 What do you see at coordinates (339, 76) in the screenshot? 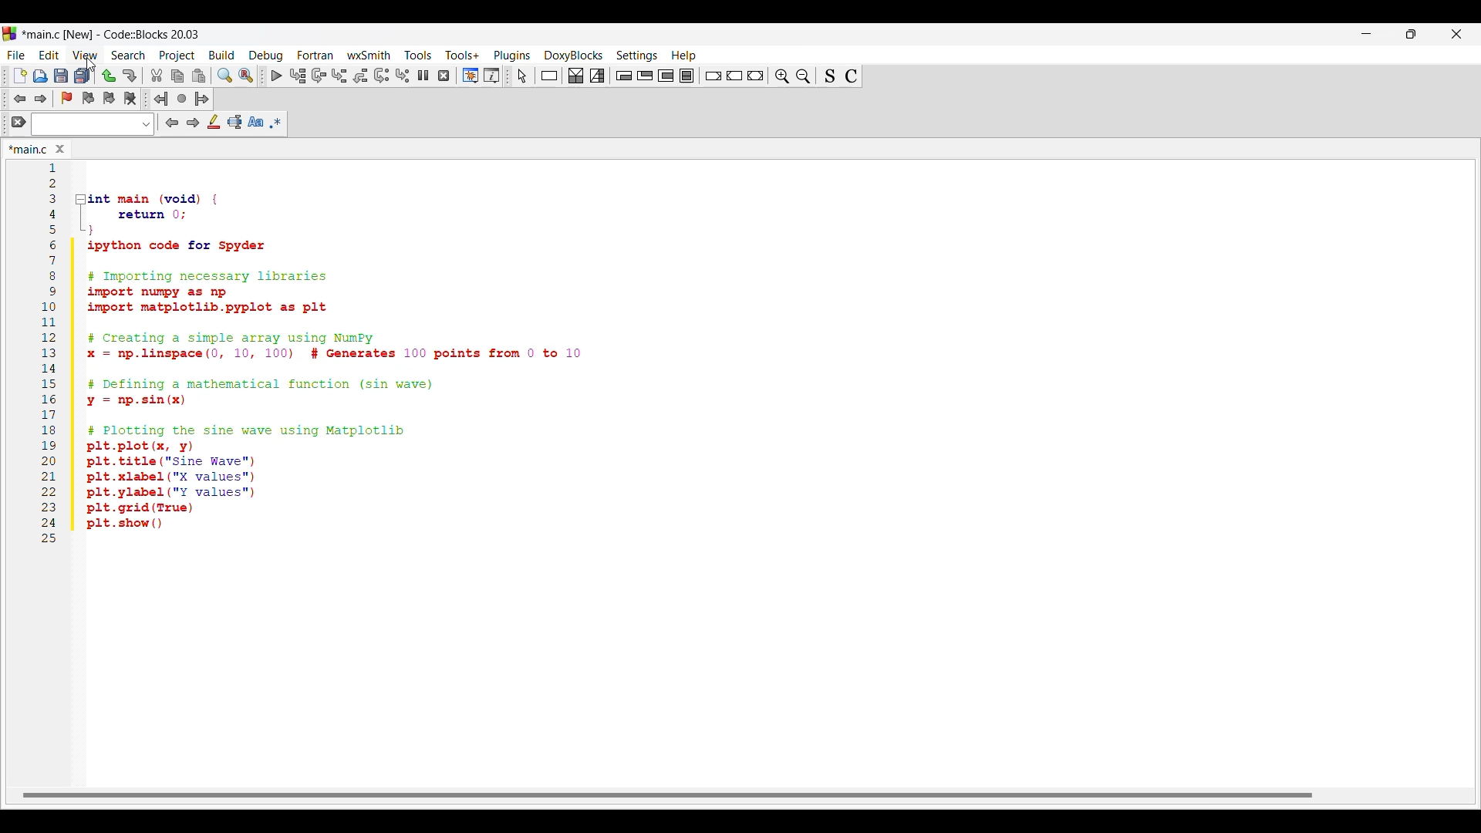
I see `Step into` at bounding box center [339, 76].